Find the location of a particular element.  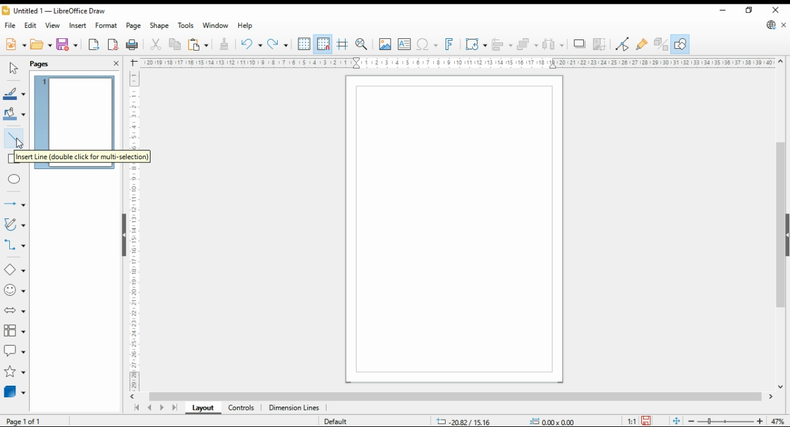

format is located at coordinates (107, 25).